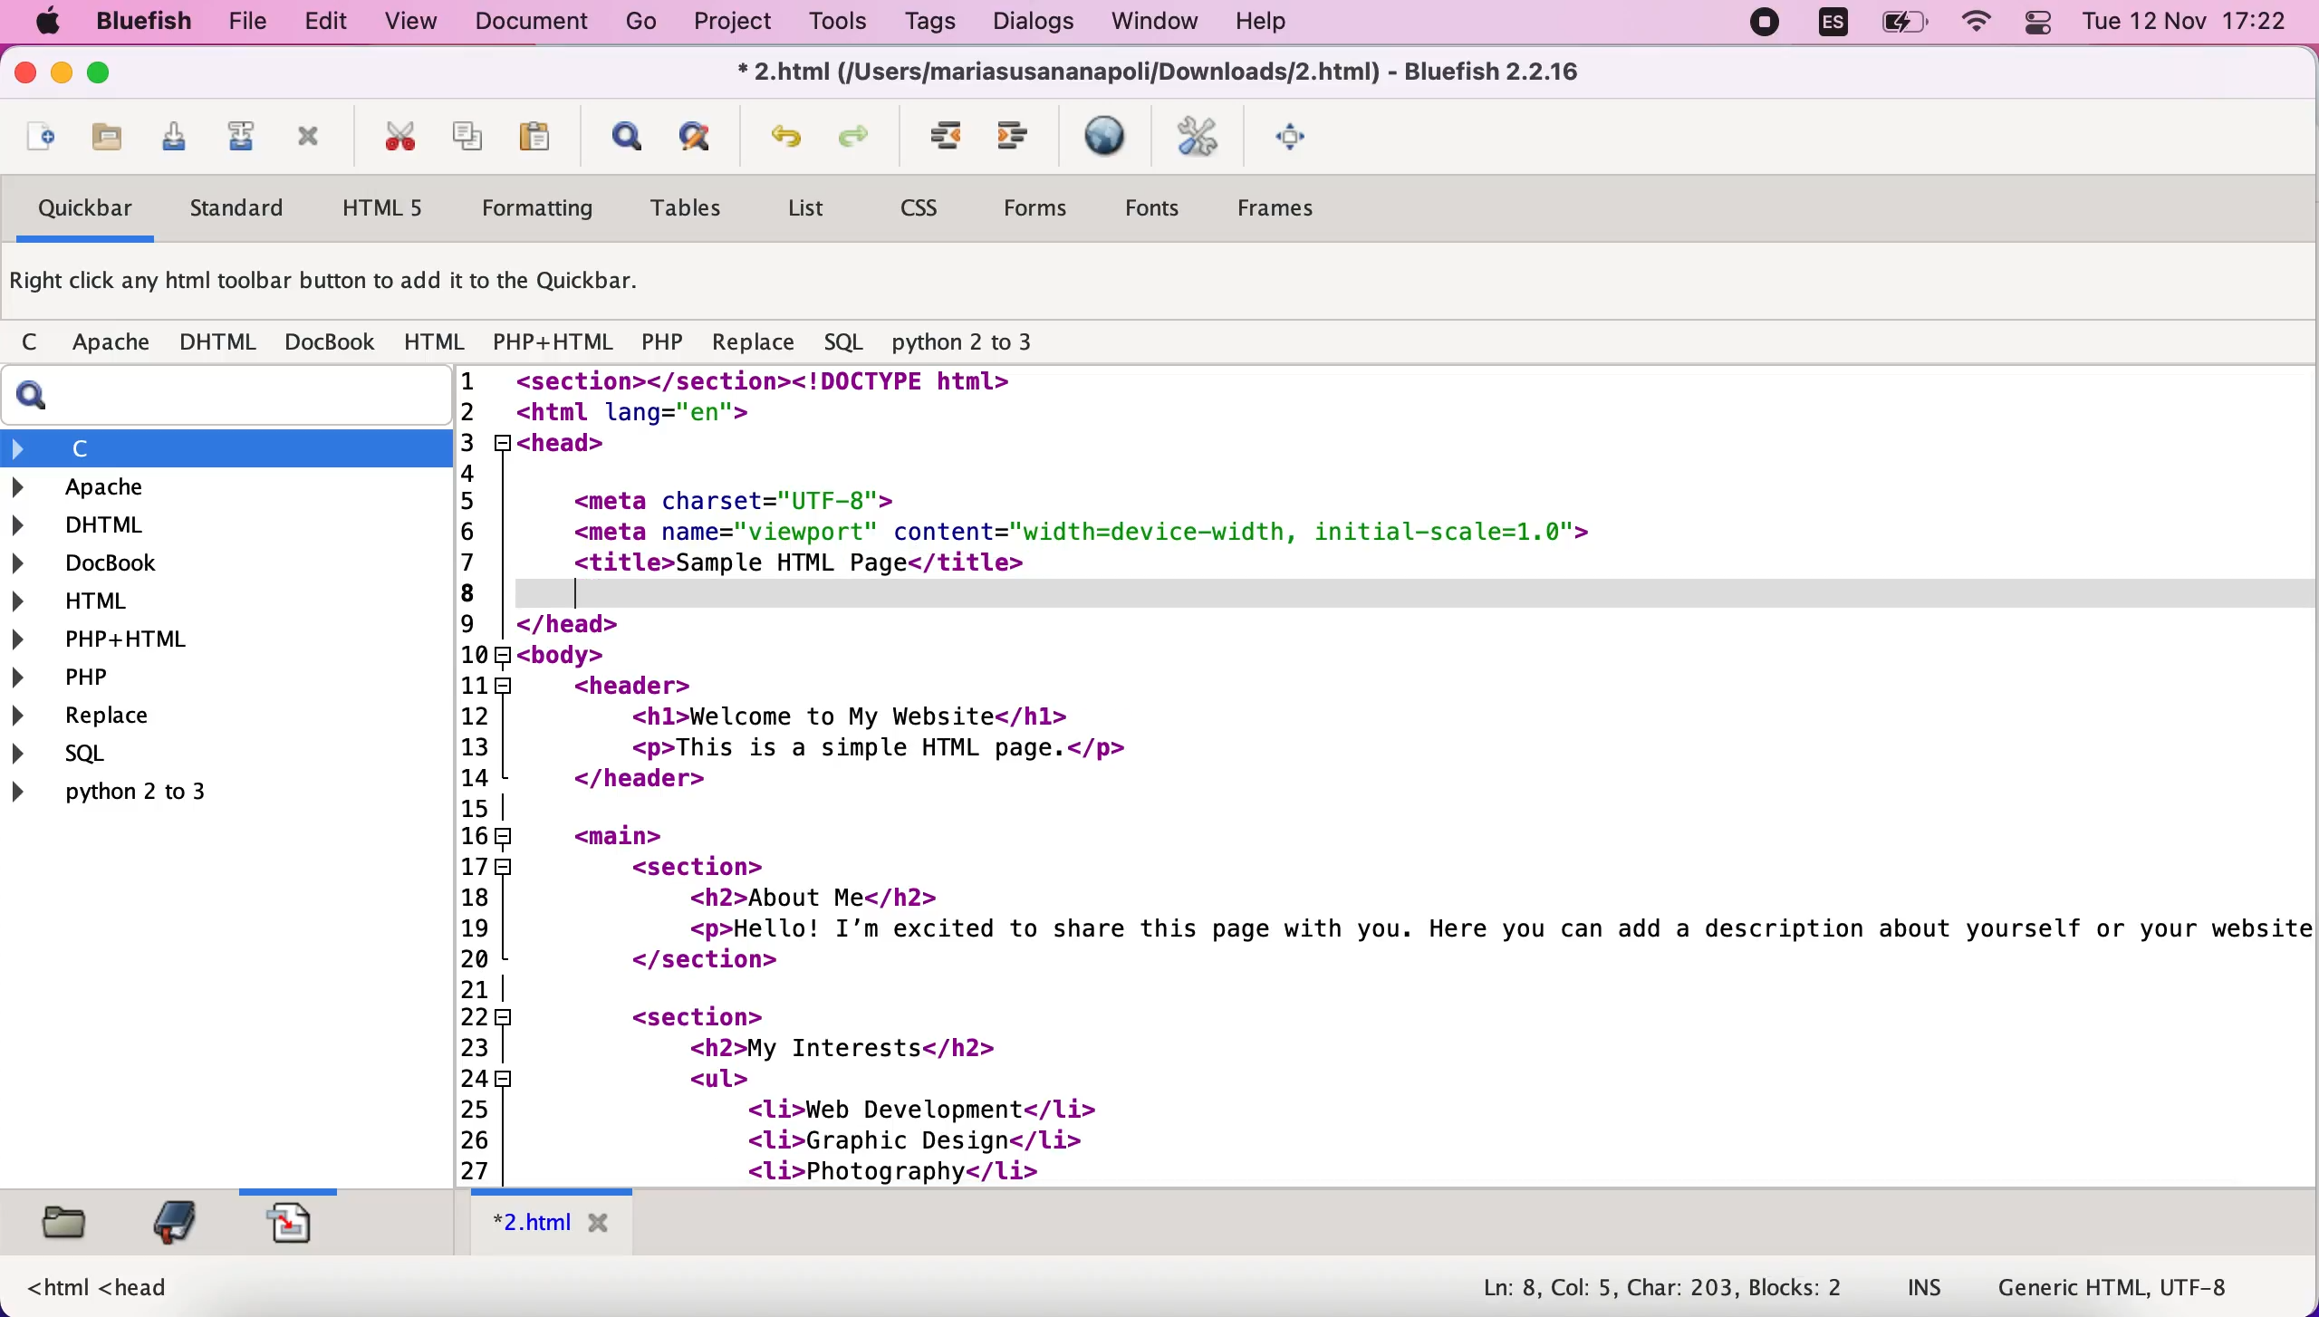 Image resolution: width=2319 pixels, height=1317 pixels. I want to click on recording, so click(1764, 26).